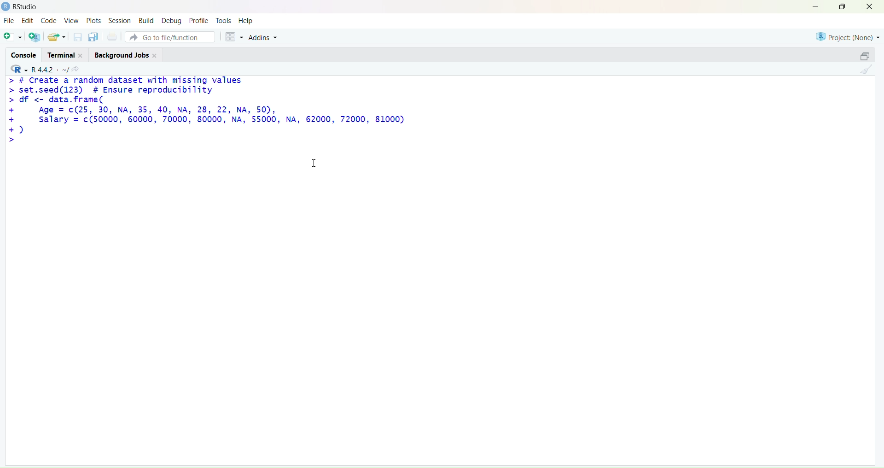 The width and height of the screenshot is (884, 468). What do you see at coordinates (234, 38) in the screenshot?
I see `workspace panes` at bounding box center [234, 38].